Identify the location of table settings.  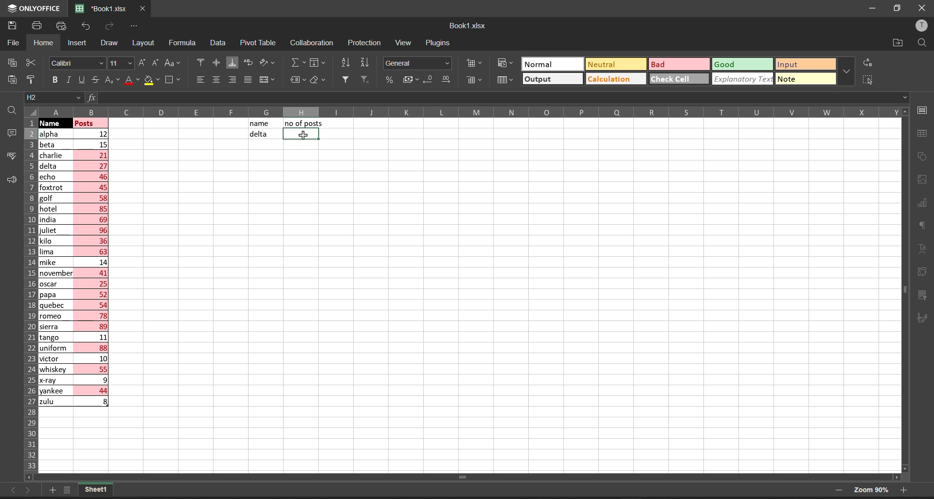
(925, 134).